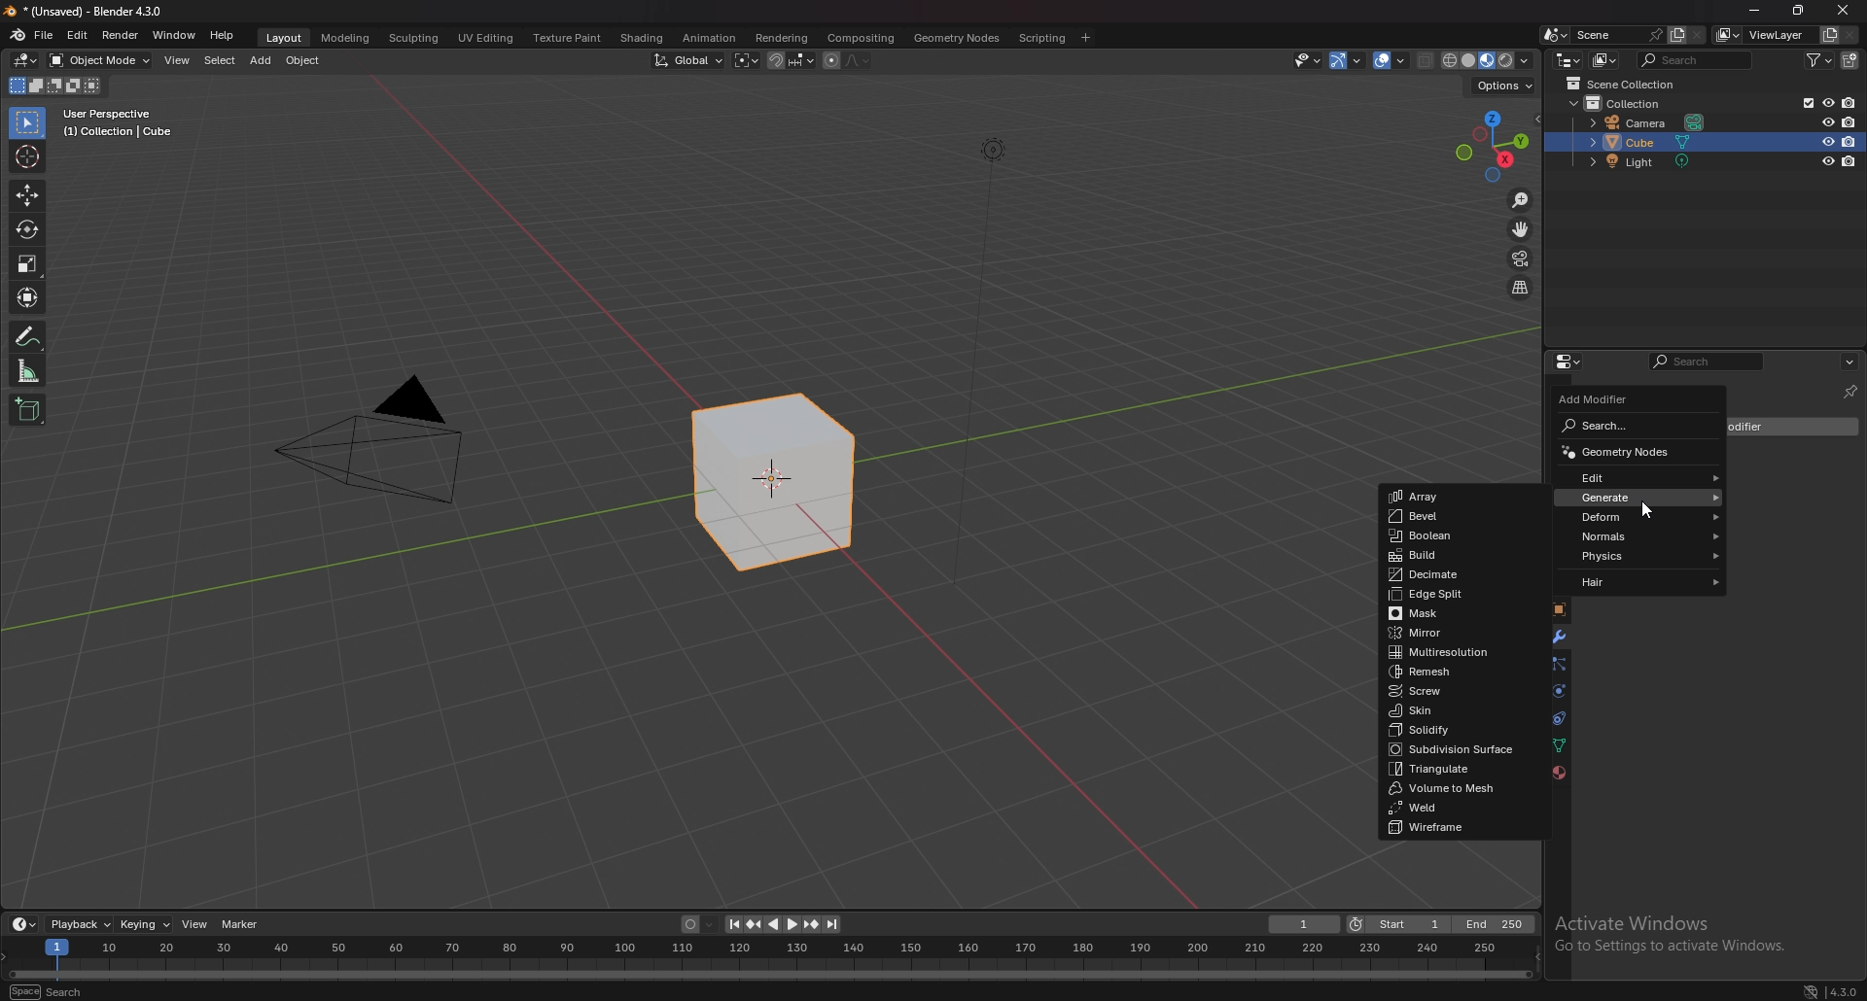  I want to click on transform, so click(28, 298).